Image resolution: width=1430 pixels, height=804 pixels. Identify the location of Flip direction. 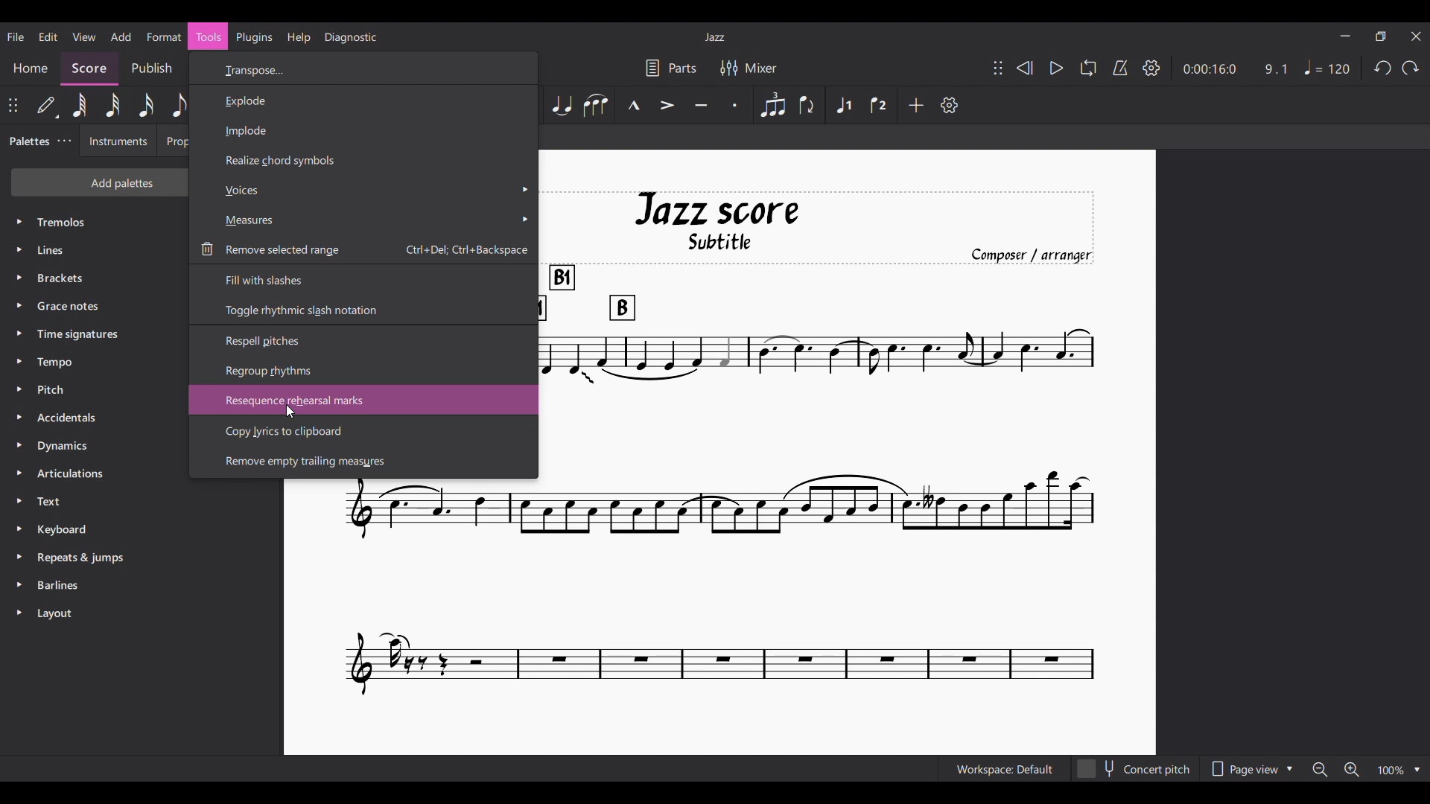
(809, 105).